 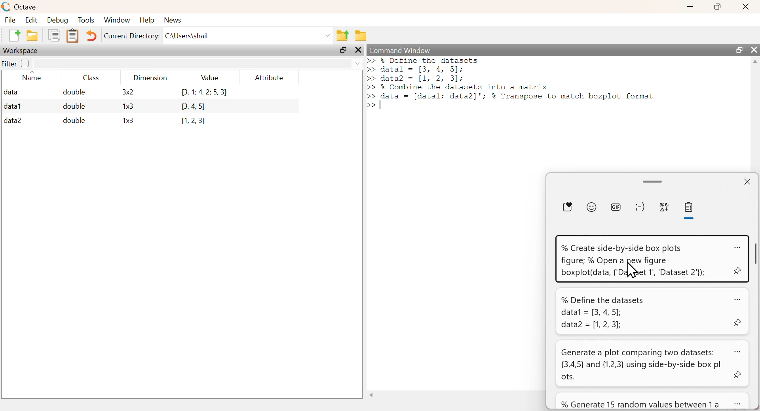 What do you see at coordinates (402, 50) in the screenshot?
I see `Command Window` at bounding box center [402, 50].